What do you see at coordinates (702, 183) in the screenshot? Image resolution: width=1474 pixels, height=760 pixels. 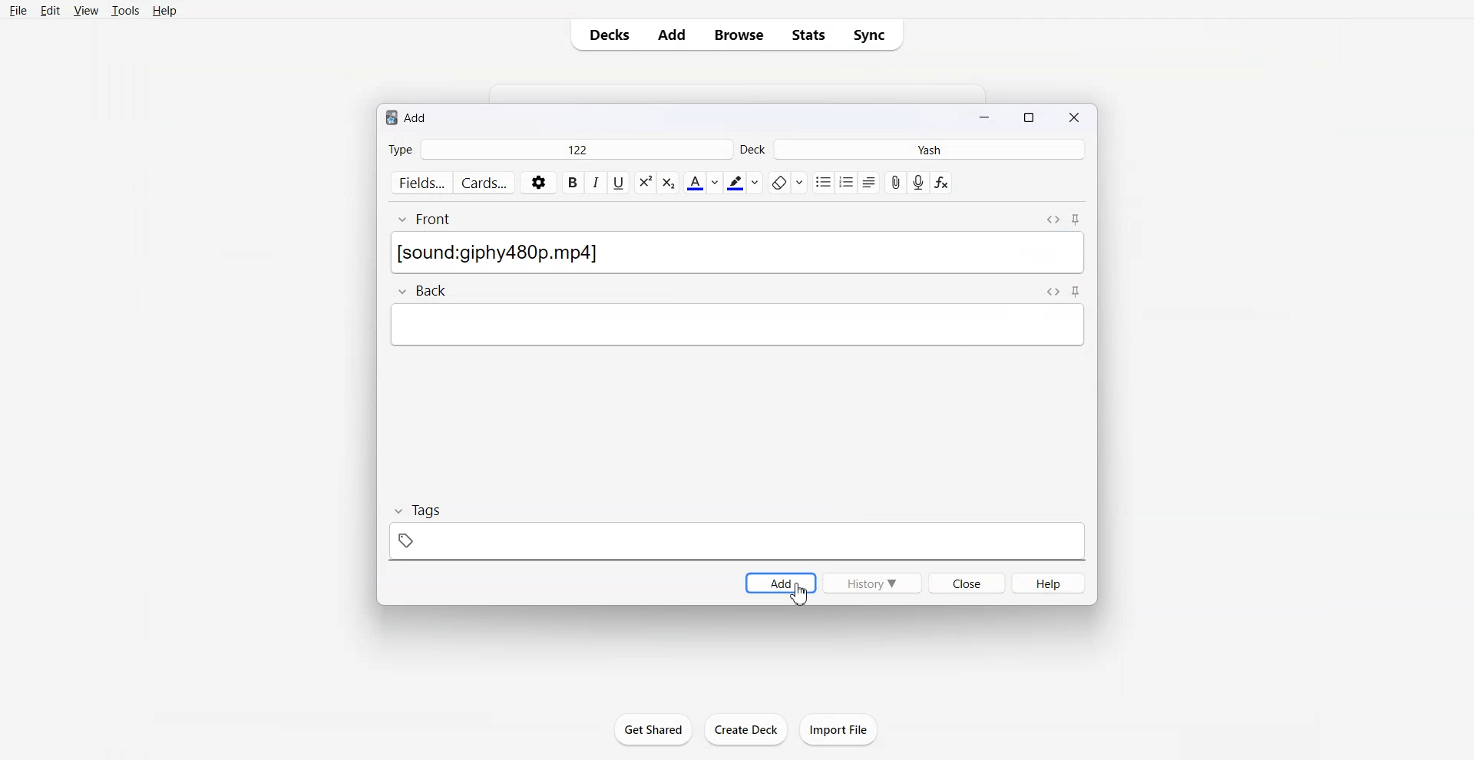 I see `Text Color` at bounding box center [702, 183].